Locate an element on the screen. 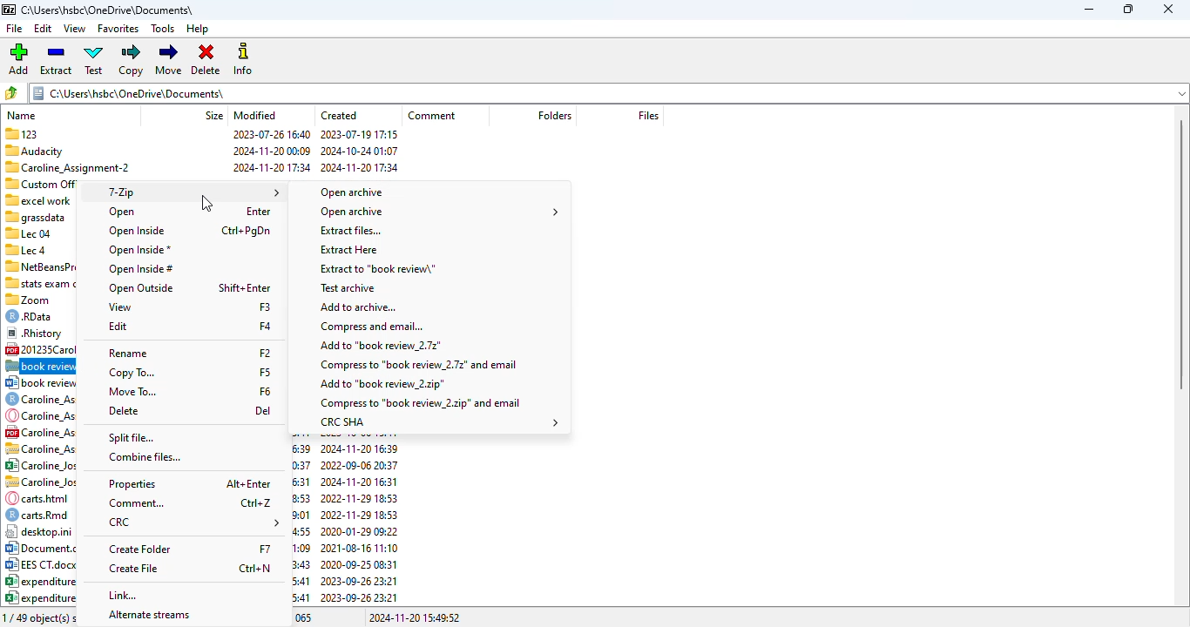 Image resolution: width=1190 pixels, height=627 pixels. created date & time is located at coordinates (344, 518).